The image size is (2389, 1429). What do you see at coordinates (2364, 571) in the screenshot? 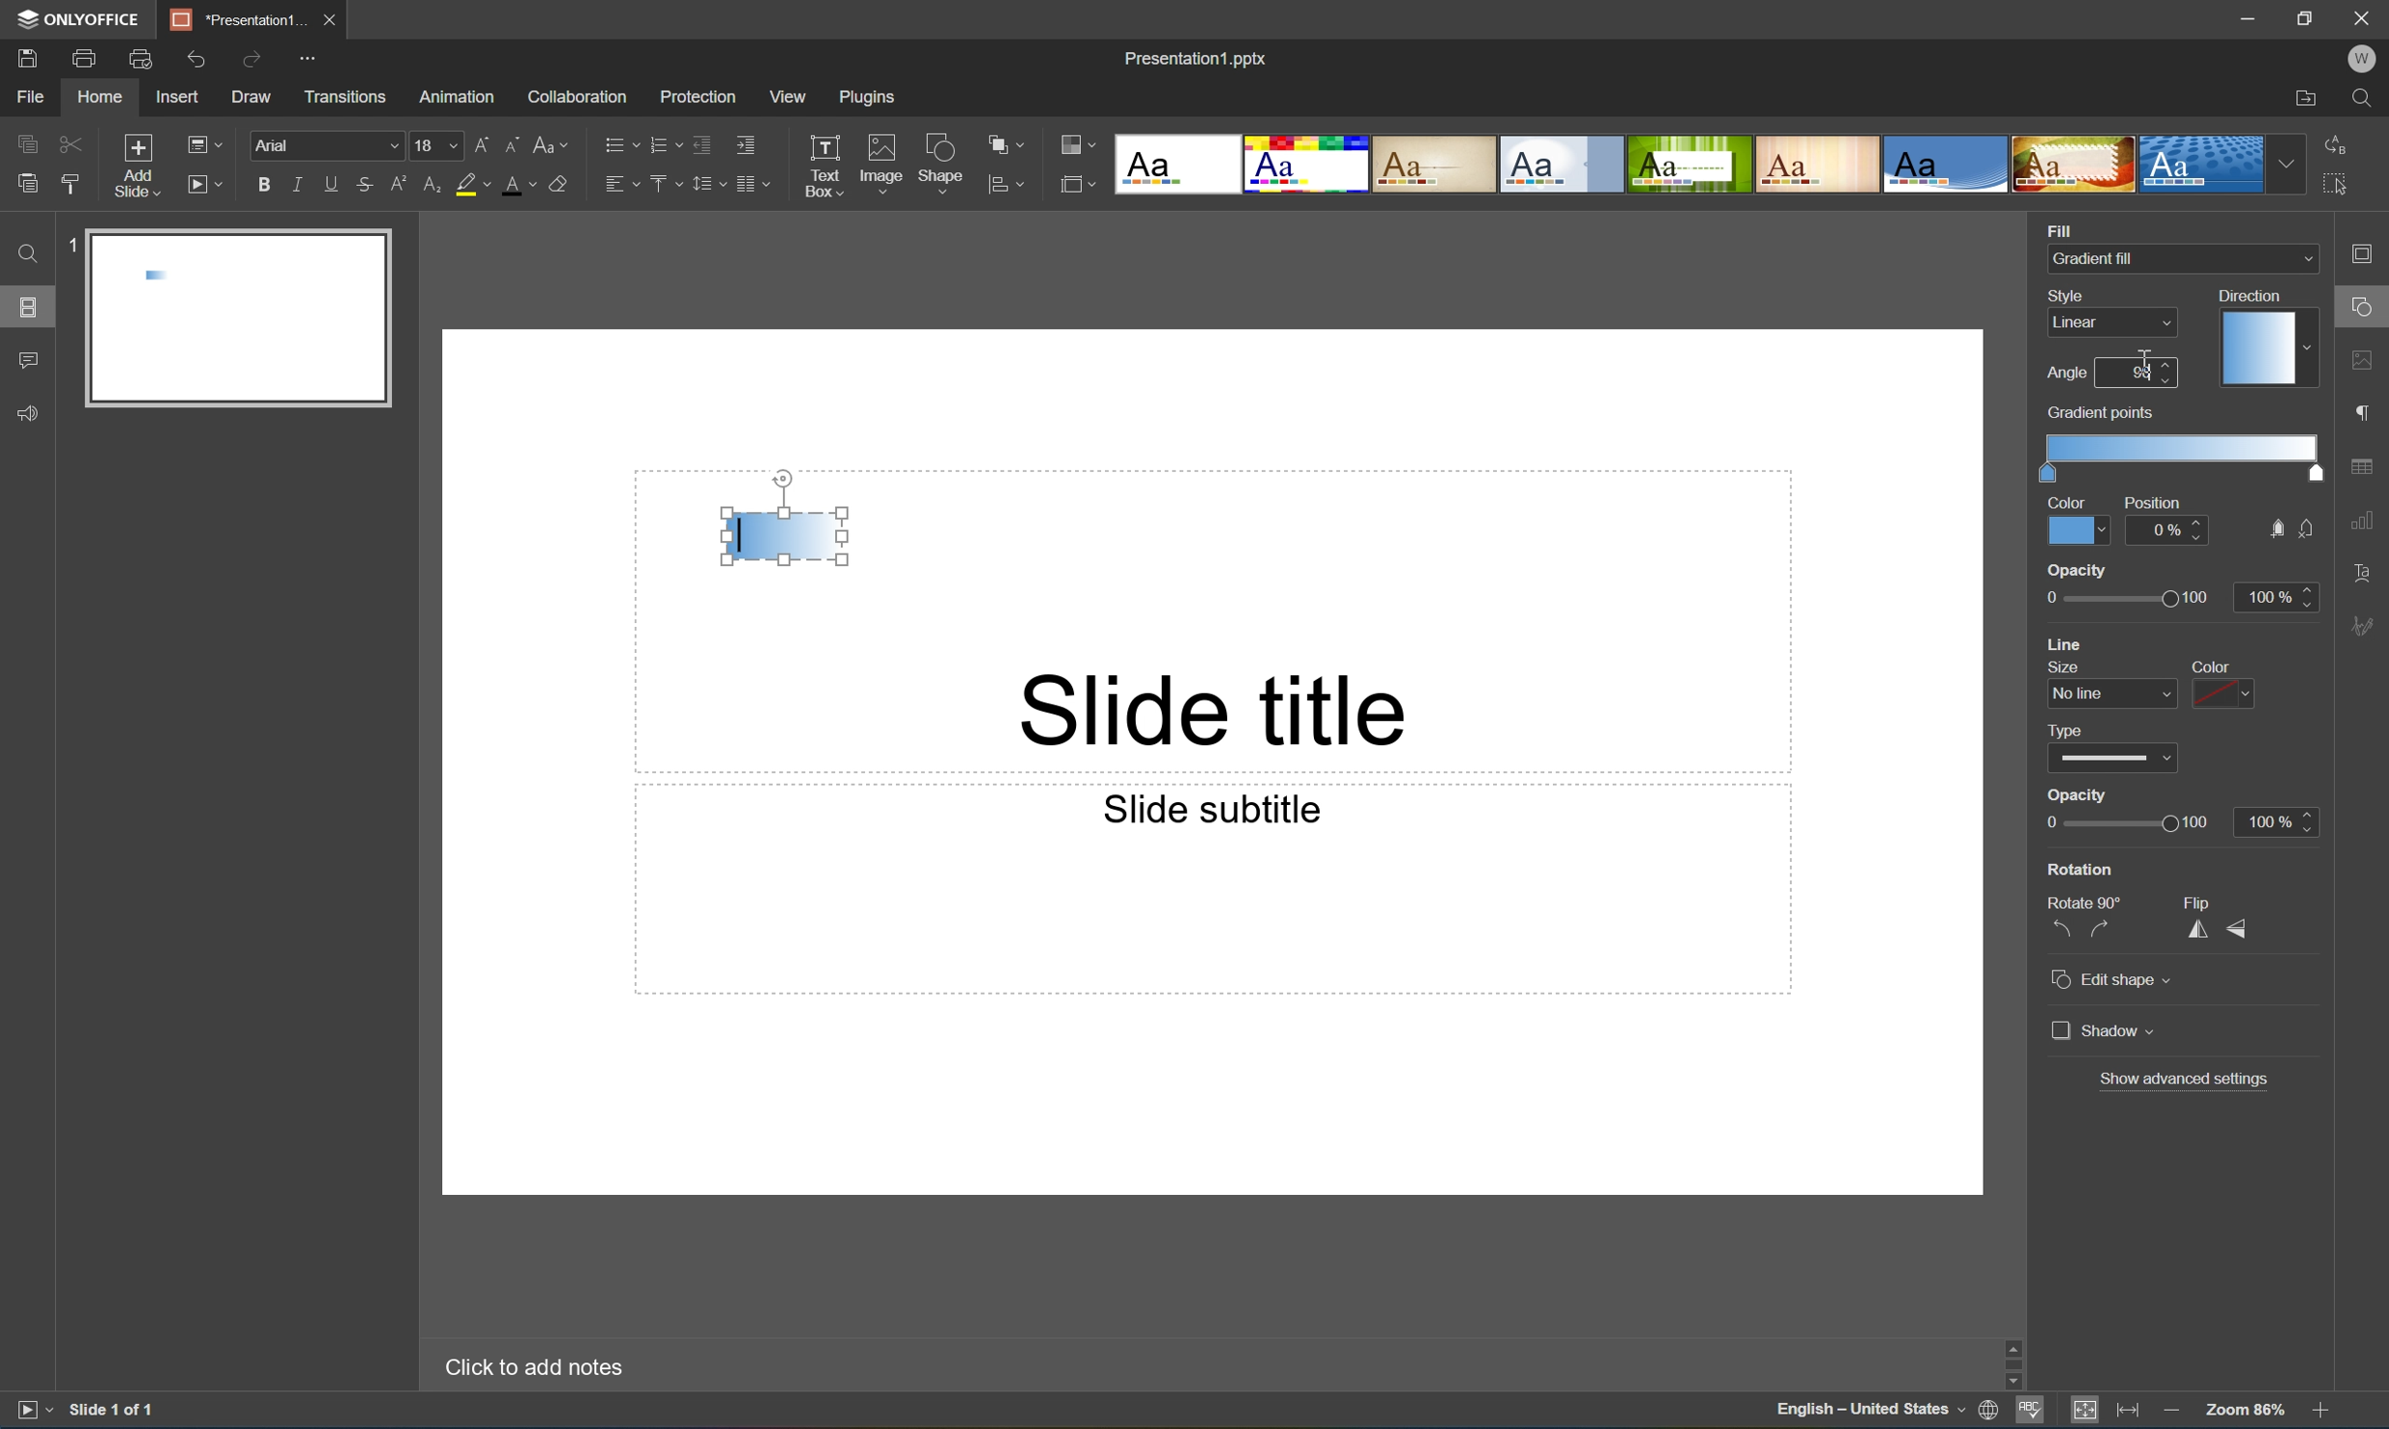
I see `Text Art settings` at bounding box center [2364, 571].